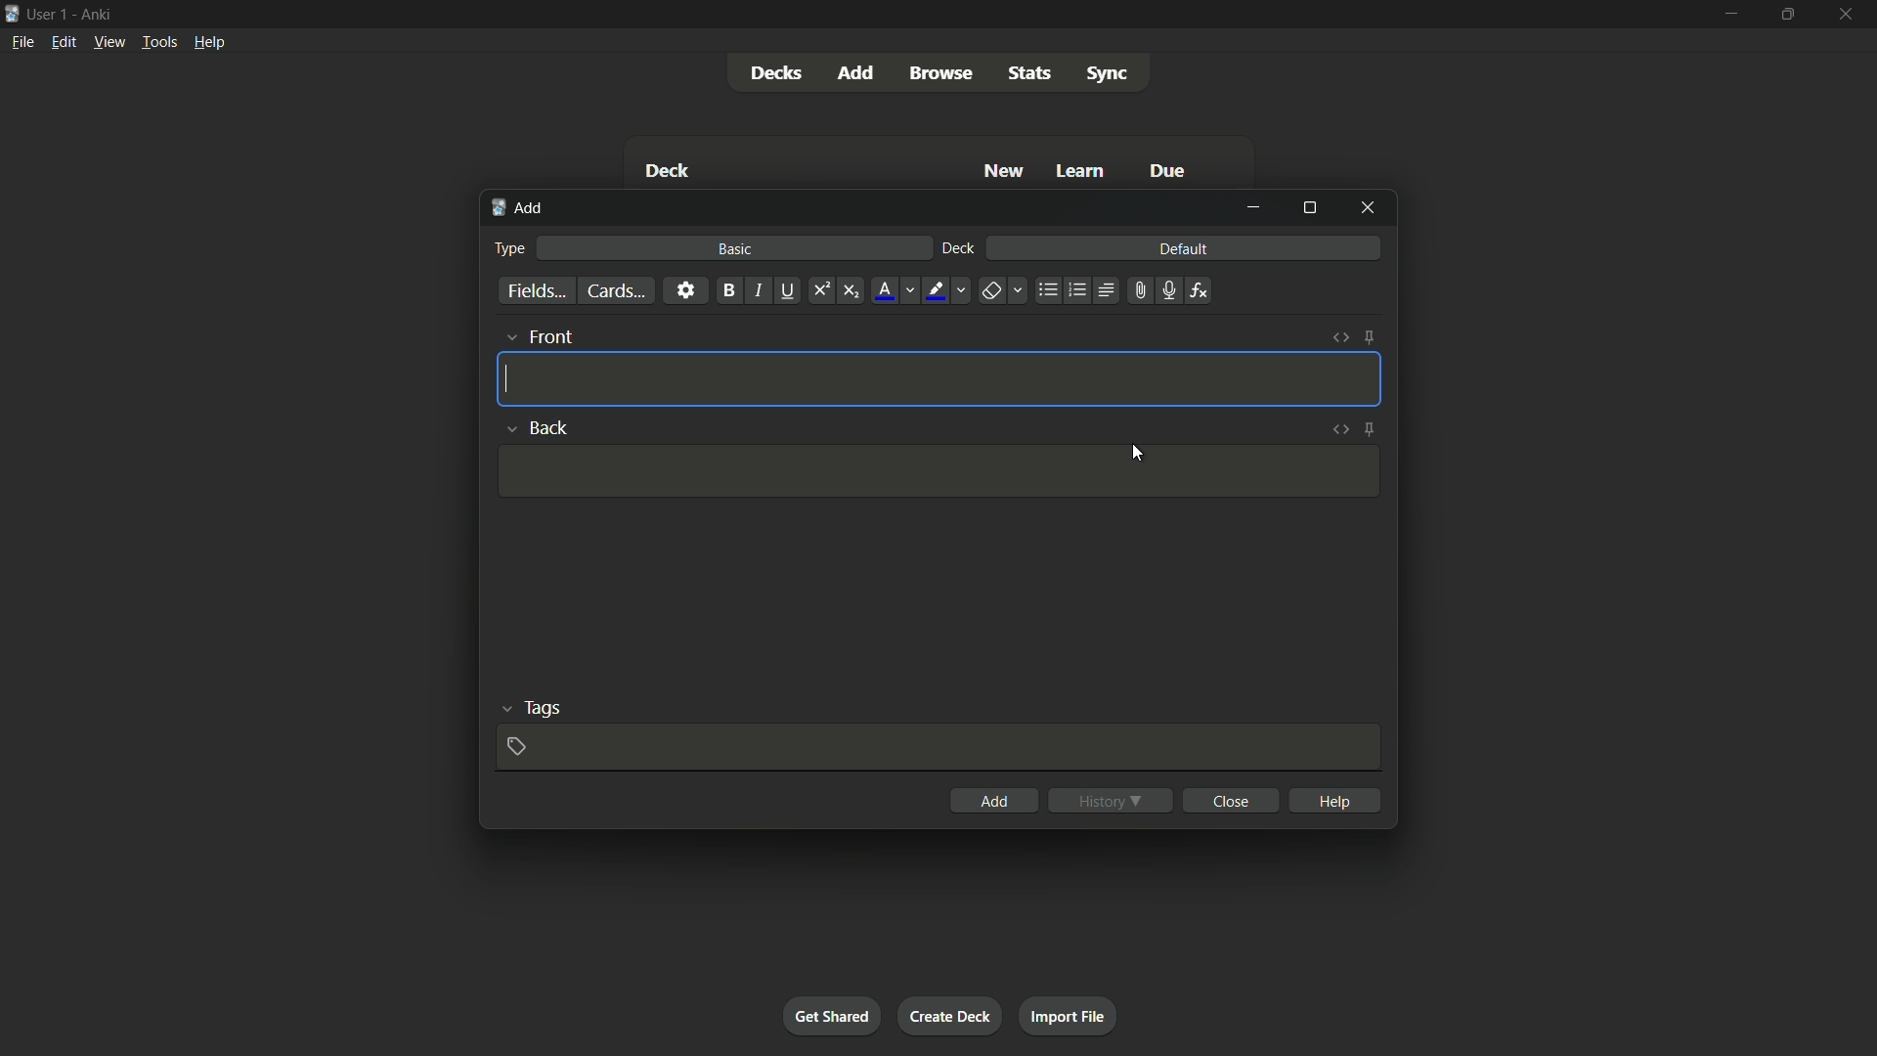  I want to click on close, so click(1234, 800).